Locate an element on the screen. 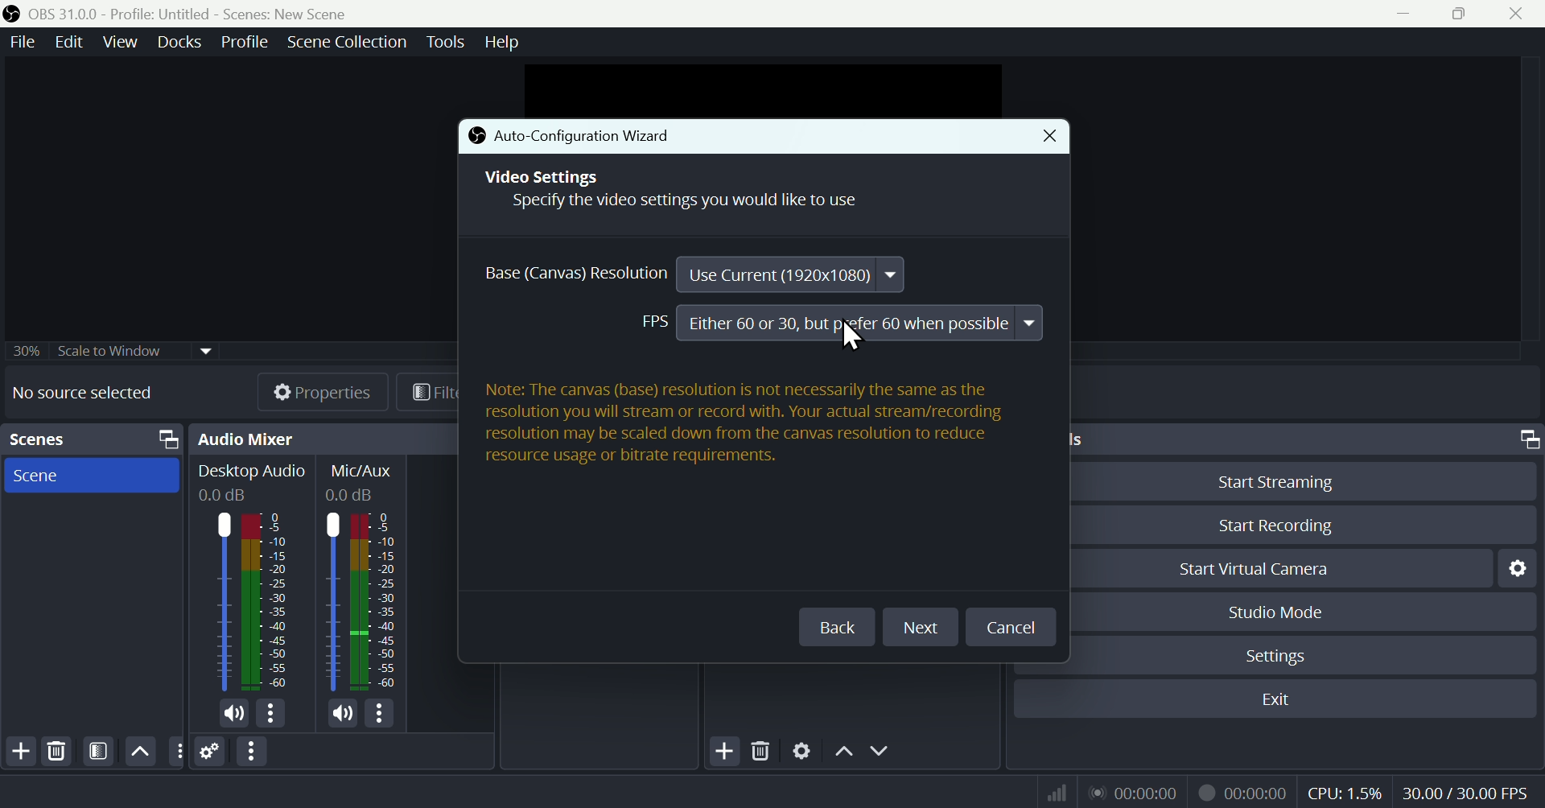  Exit is located at coordinates (1274, 699).